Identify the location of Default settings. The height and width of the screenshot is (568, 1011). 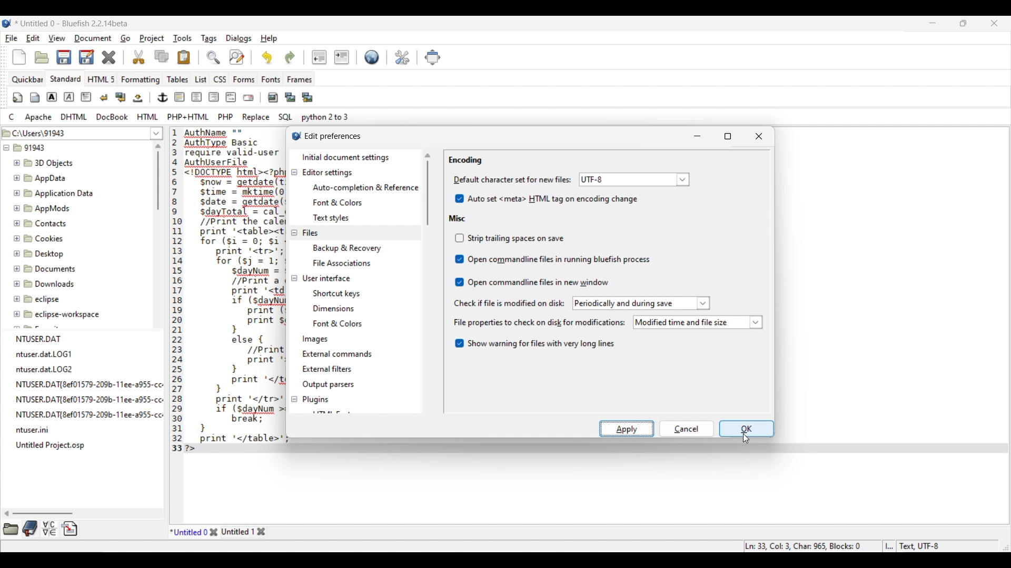
(372, 57).